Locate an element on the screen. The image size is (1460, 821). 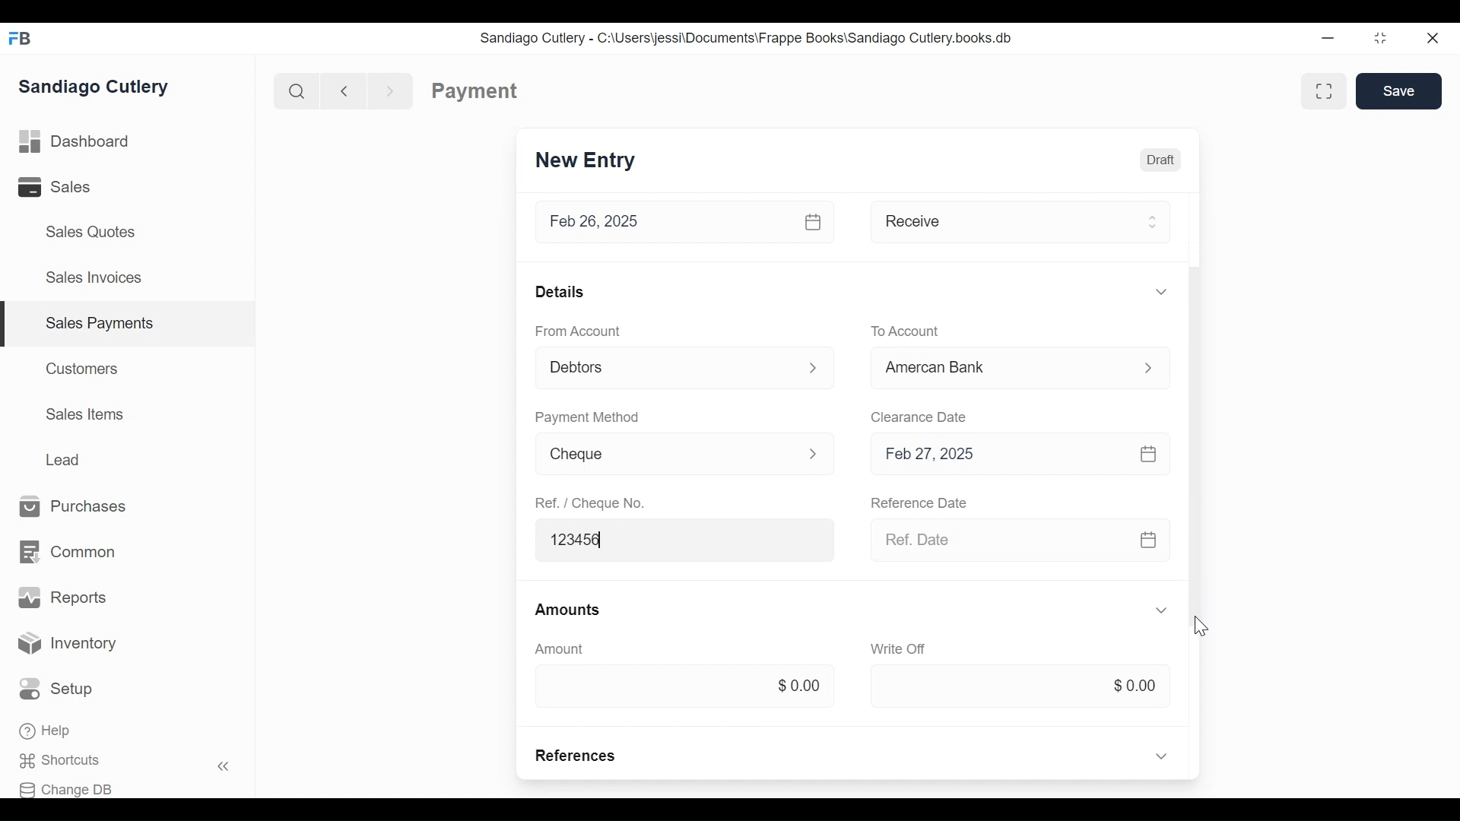
$0.00 is located at coordinates (1020, 686).